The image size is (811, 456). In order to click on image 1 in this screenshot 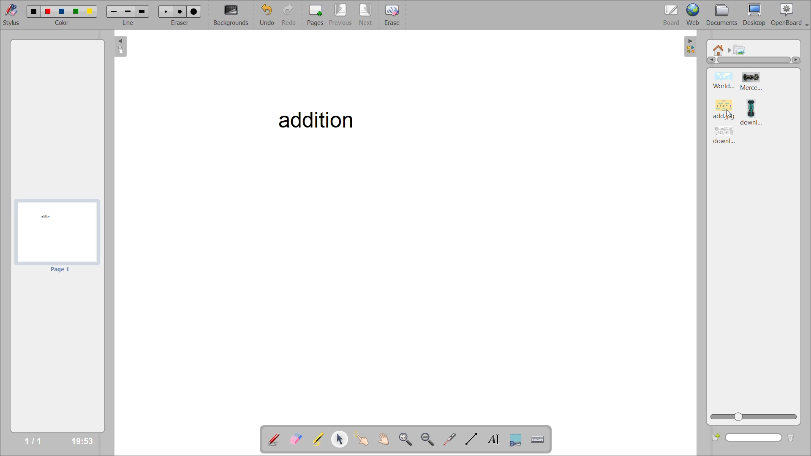, I will do `click(724, 81)`.